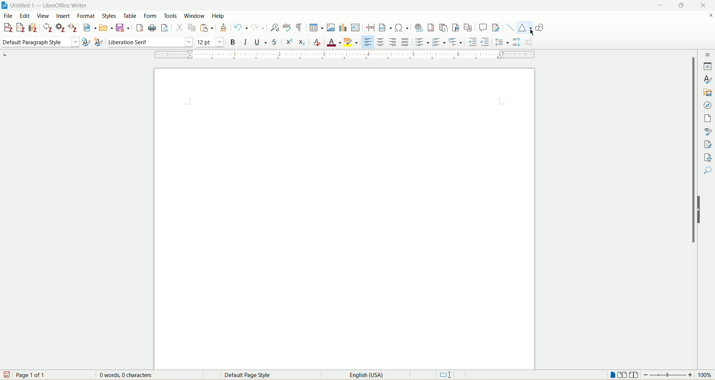 Image resolution: width=715 pixels, height=380 pixels. Describe the element at coordinates (241, 28) in the screenshot. I see `undo` at that location.